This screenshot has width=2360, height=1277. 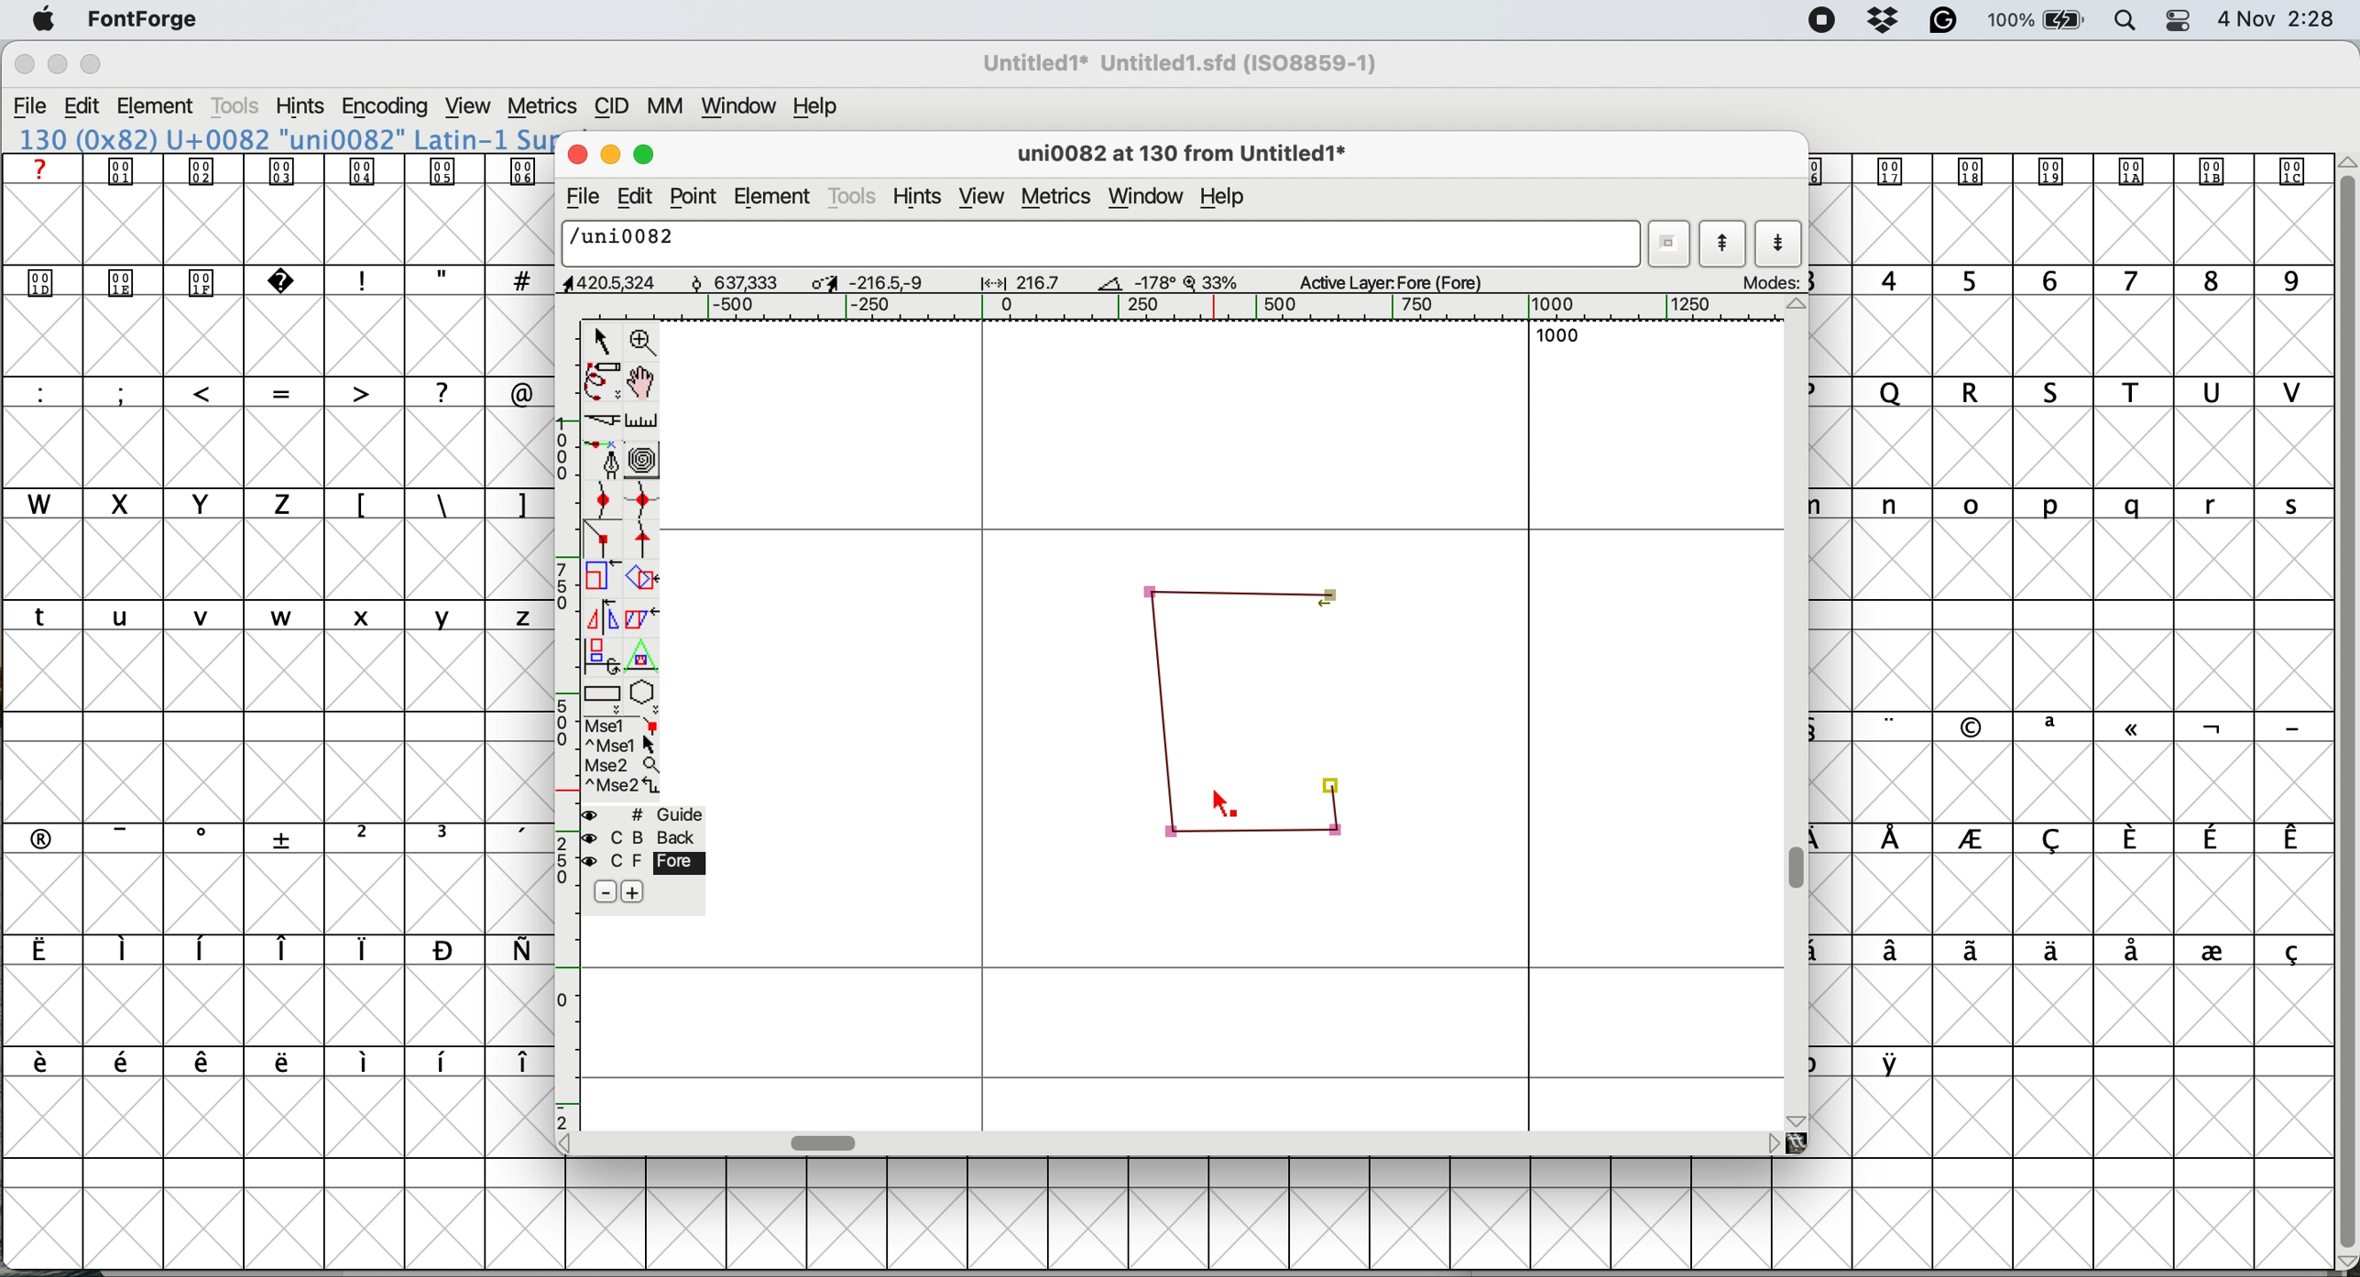 What do you see at coordinates (285, 1063) in the screenshot?
I see `symbols` at bounding box center [285, 1063].